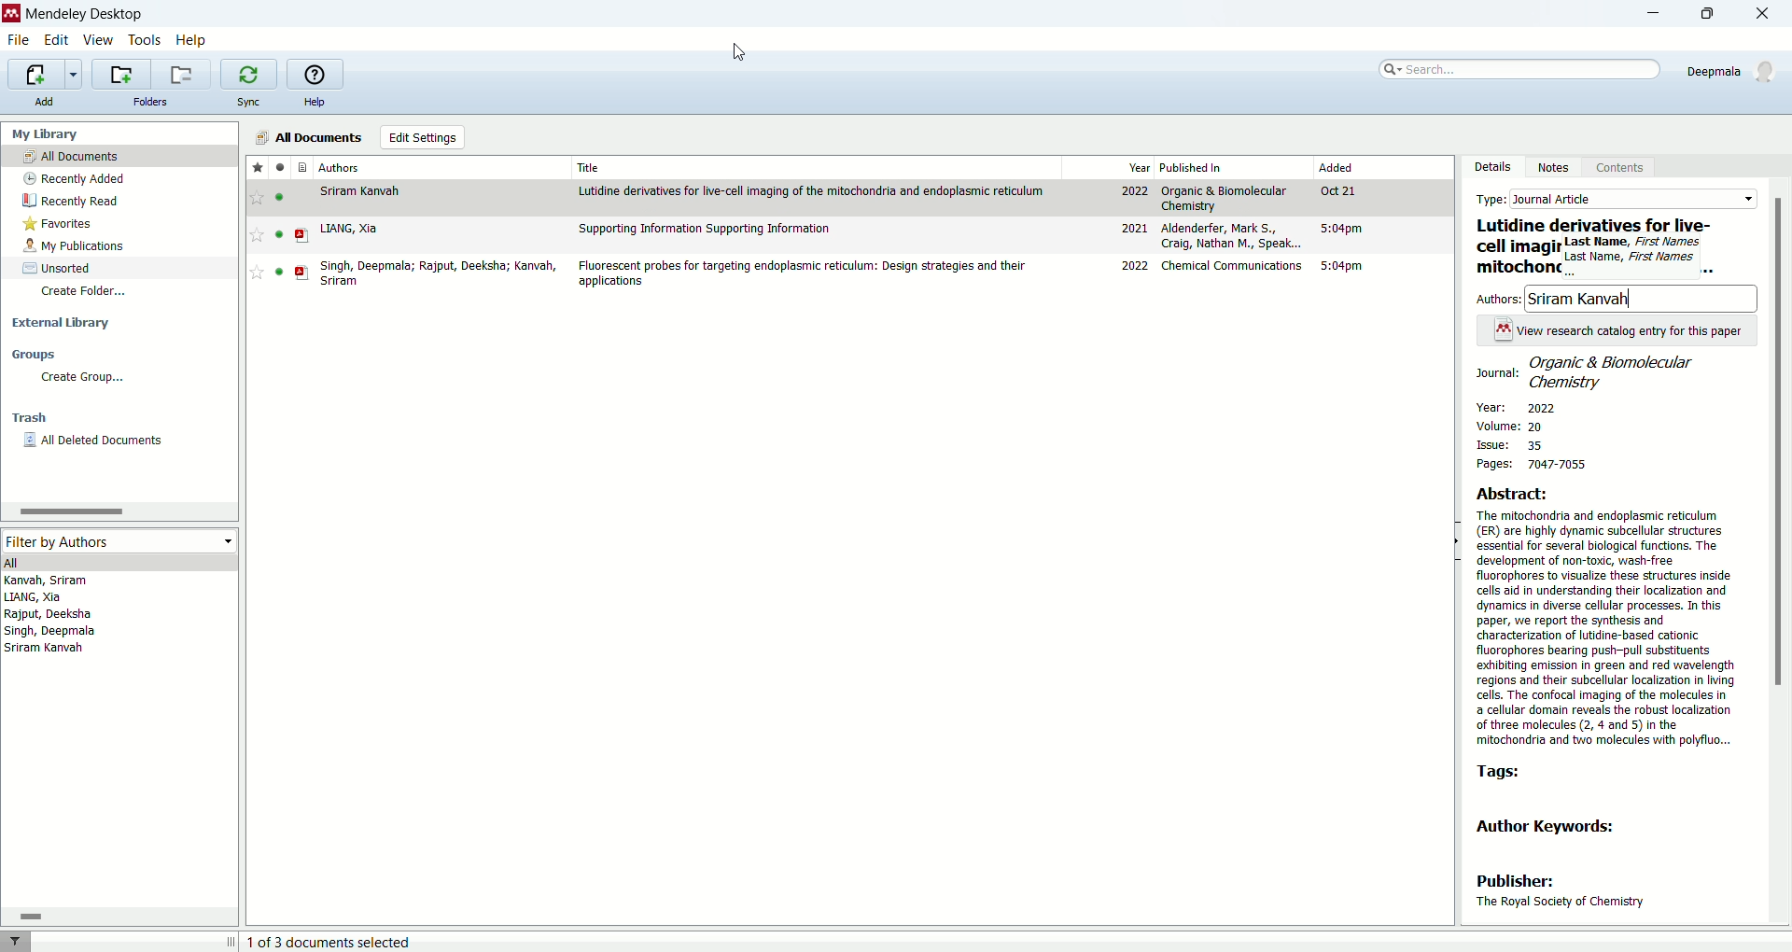 This screenshot has width=1792, height=952. What do you see at coordinates (257, 234) in the screenshot?
I see `Favourite` at bounding box center [257, 234].